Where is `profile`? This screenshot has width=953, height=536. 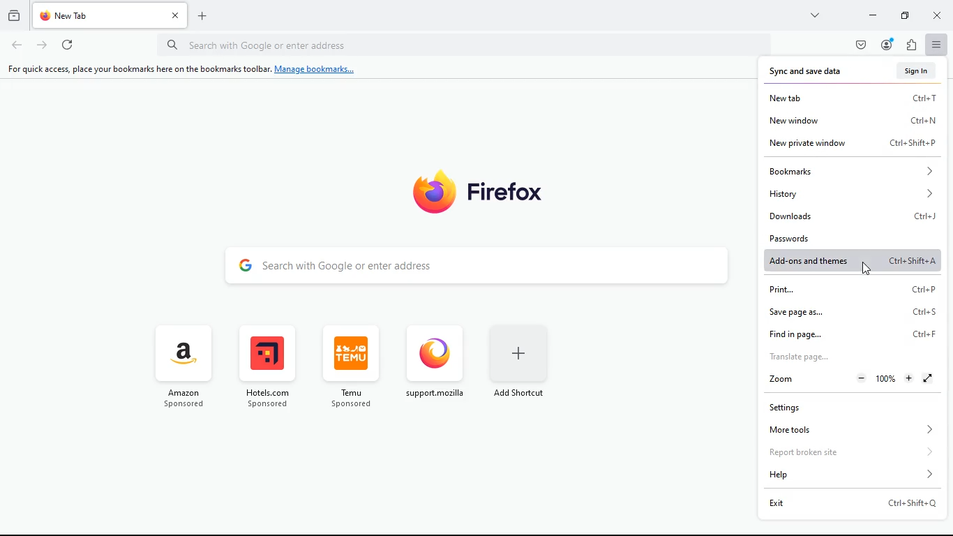
profile is located at coordinates (885, 45).